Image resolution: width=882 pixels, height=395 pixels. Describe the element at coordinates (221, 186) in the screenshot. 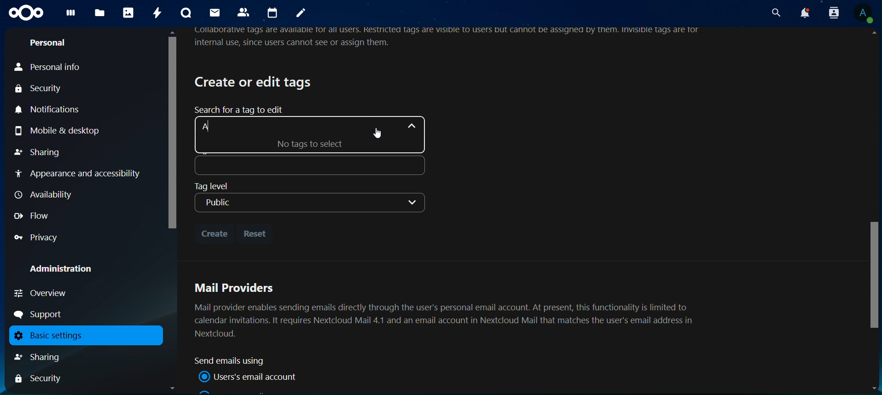

I see `tag level` at that location.